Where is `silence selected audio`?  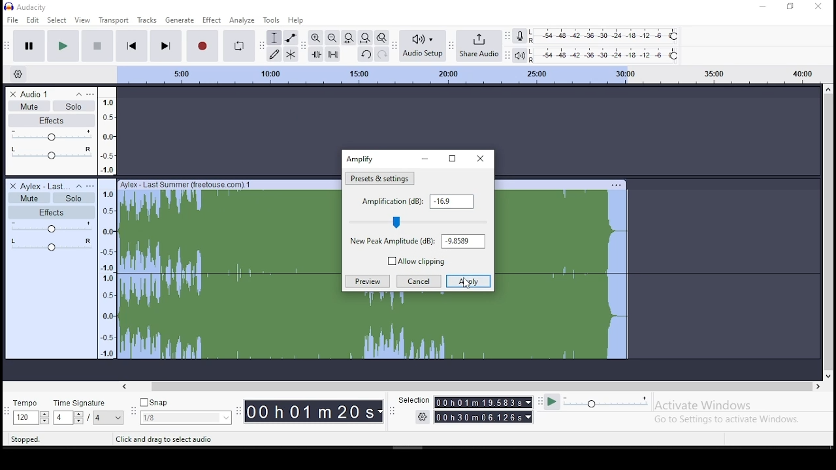
silence selected audio is located at coordinates (333, 54).